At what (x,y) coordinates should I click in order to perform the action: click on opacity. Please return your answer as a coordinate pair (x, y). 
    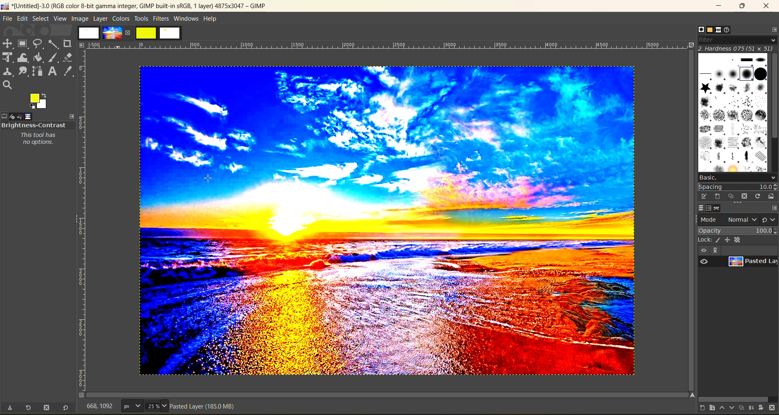
    Looking at the image, I should click on (738, 230).